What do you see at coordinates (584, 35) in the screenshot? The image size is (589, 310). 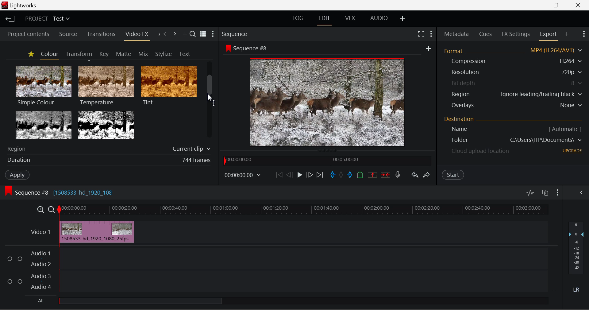 I see `Show Settings` at bounding box center [584, 35].